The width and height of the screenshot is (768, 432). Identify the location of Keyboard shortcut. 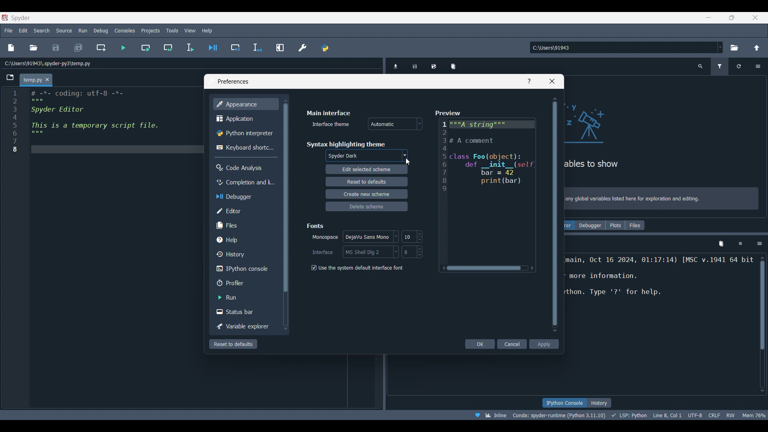
(245, 148).